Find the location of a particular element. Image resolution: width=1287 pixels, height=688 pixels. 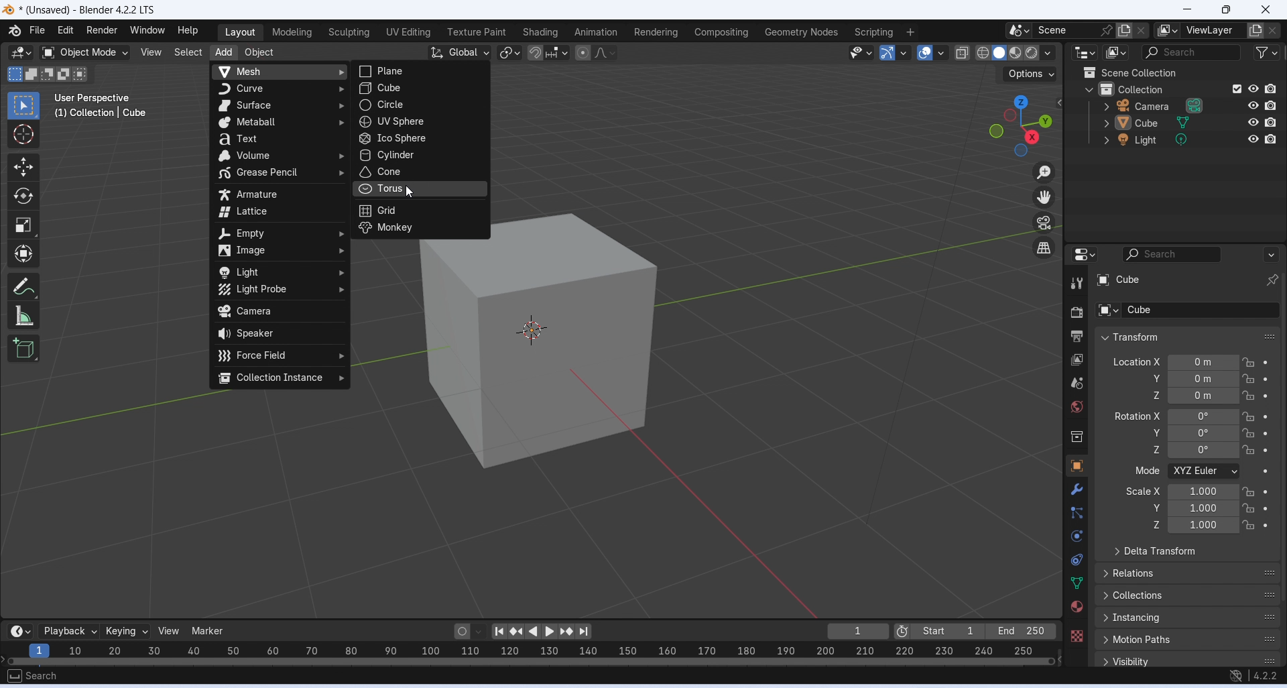

Camera layer is located at coordinates (1187, 105).